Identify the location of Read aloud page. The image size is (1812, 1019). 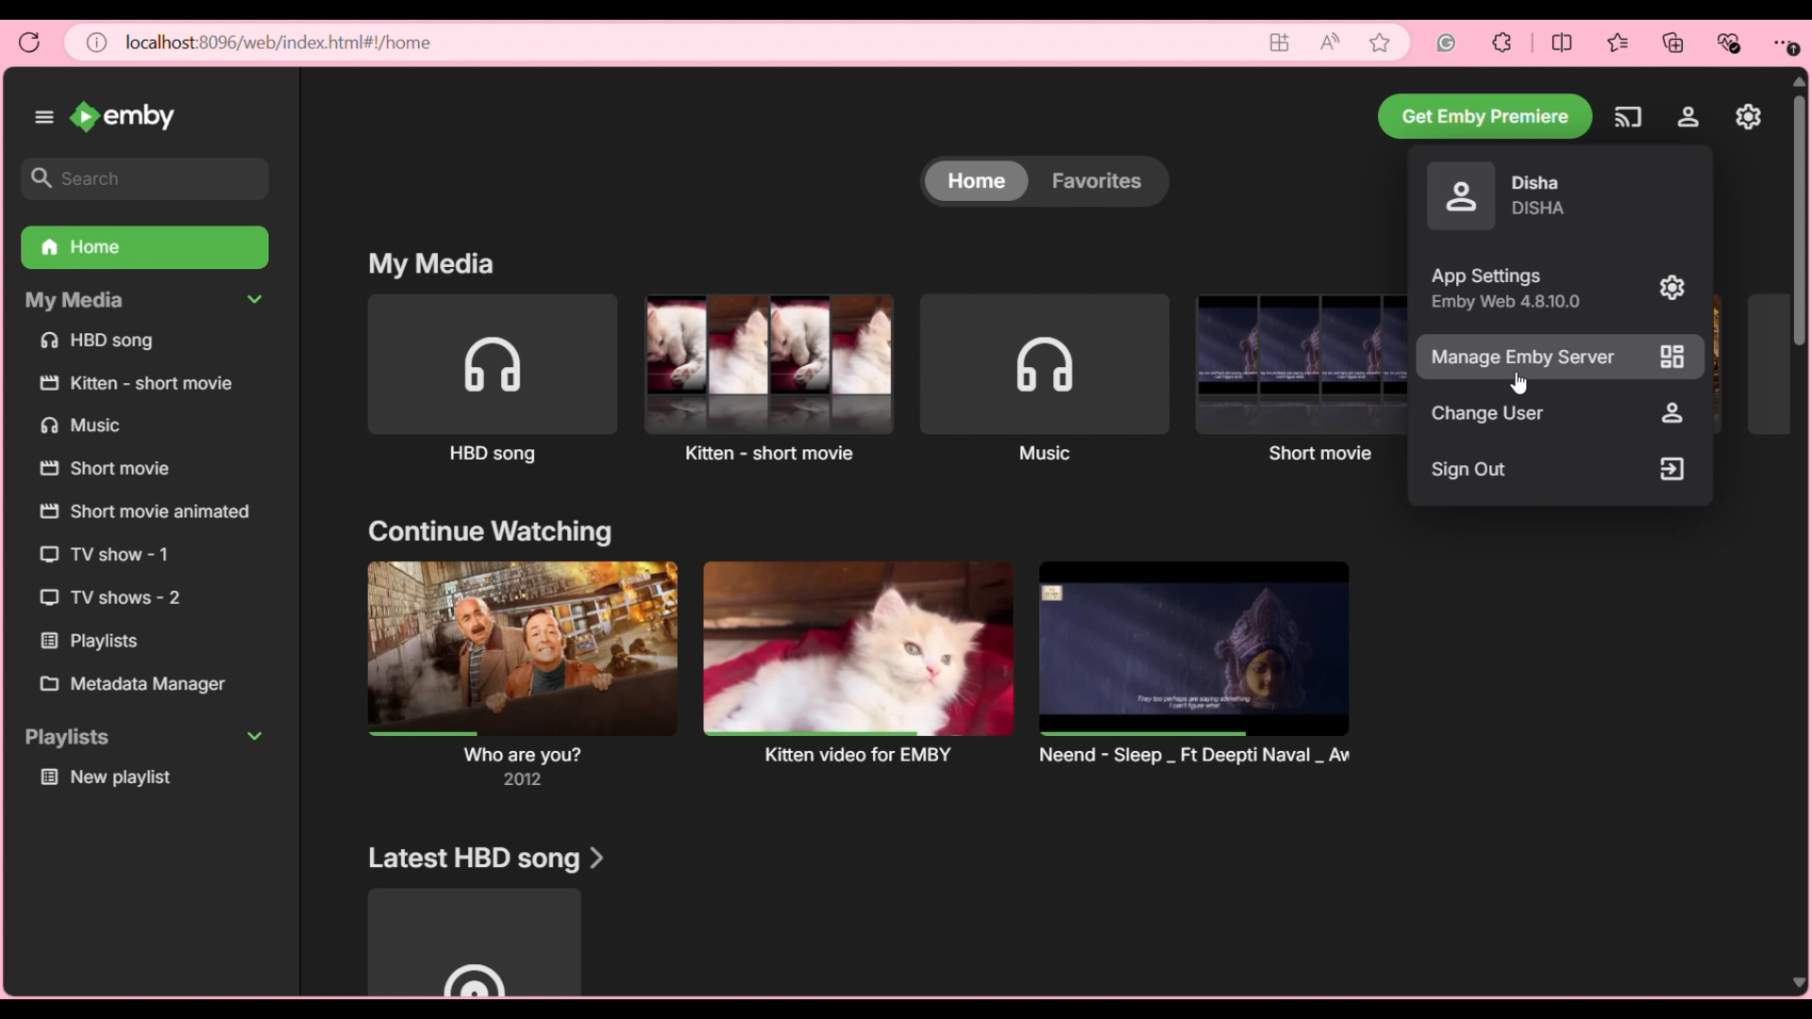
(1330, 42).